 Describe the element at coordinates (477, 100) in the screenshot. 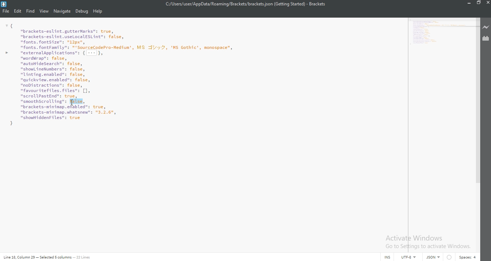

I see `Vertical Scroll bar` at that location.